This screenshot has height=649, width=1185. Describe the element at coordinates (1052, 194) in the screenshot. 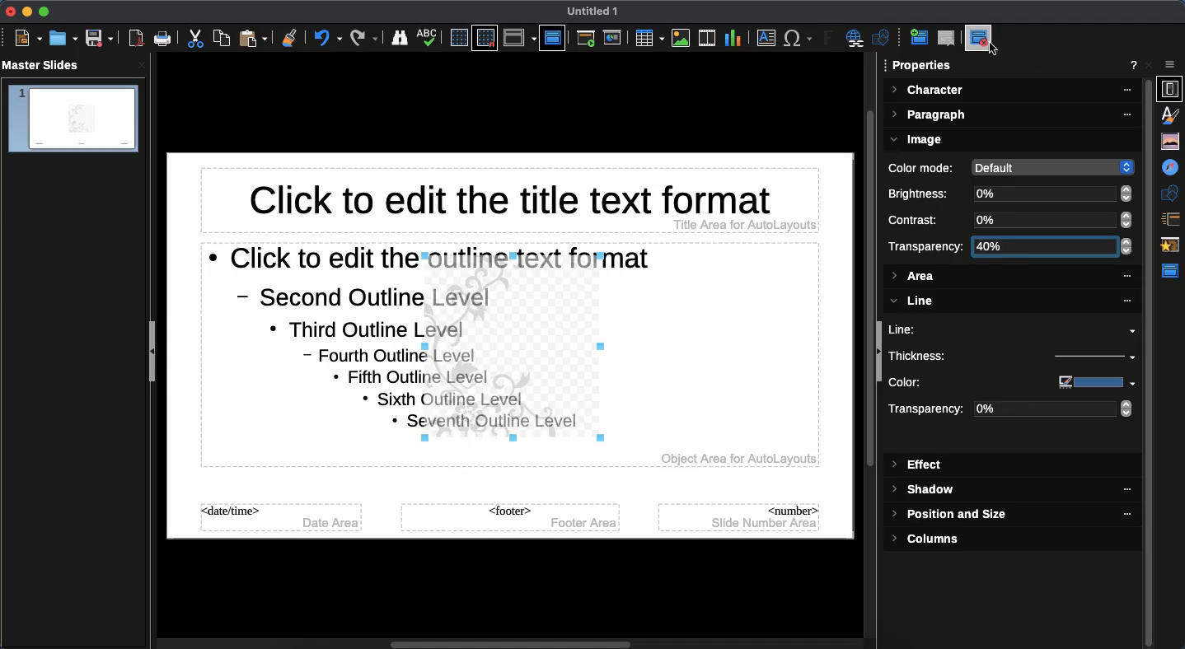

I see `0%` at that location.